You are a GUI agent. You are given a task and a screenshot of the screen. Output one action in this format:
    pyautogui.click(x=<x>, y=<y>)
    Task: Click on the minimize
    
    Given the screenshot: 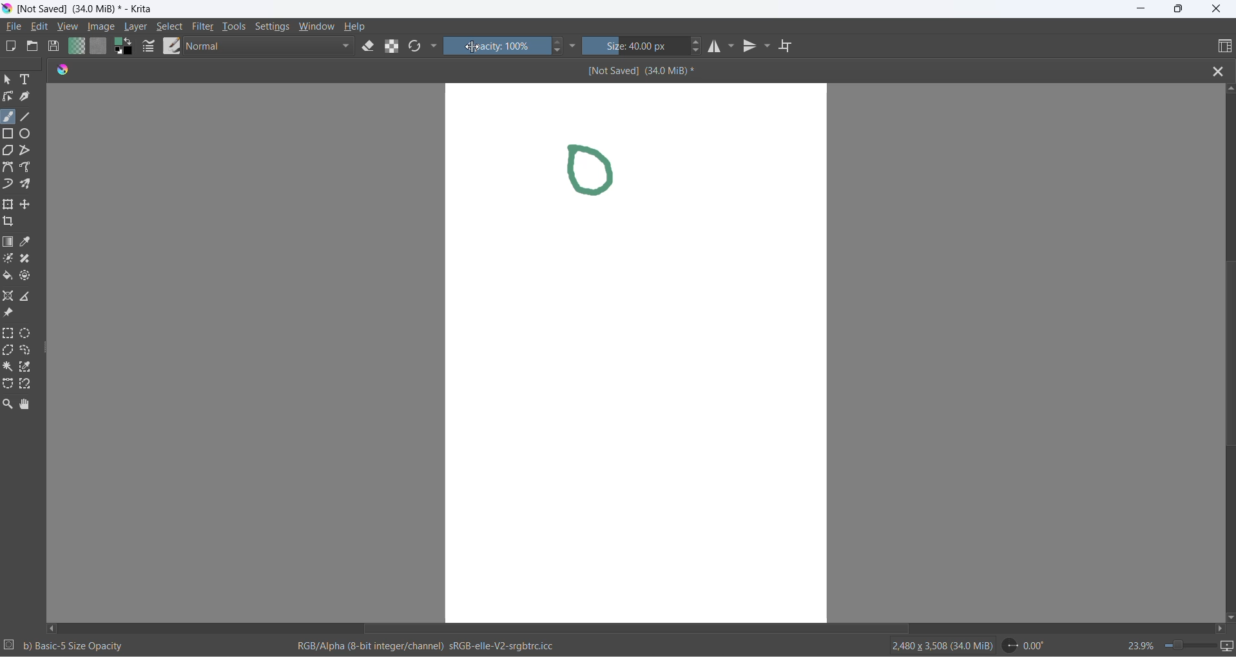 What is the action you would take?
    pyautogui.click(x=1141, y=8)
    